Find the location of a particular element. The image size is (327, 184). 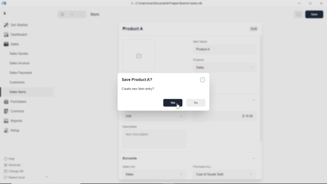

Product A is located at coordinates (203, 49).